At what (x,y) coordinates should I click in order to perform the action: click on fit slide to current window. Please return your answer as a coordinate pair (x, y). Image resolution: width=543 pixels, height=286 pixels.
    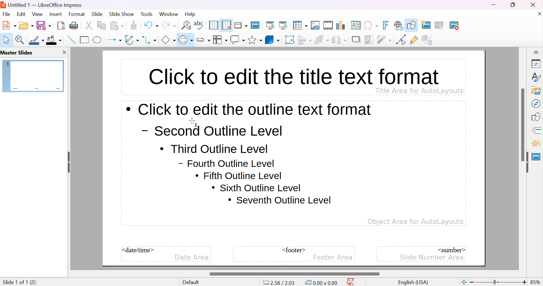
    Looking at the image, I should click on (463, 282).